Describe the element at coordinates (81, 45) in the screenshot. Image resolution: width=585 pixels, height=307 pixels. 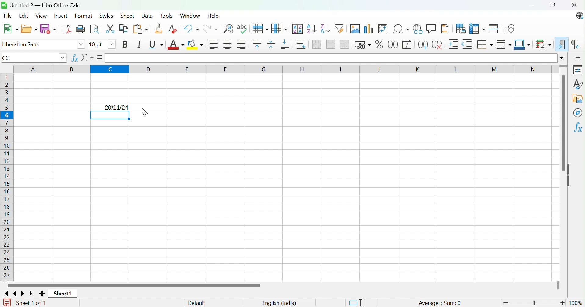
I see `Drop down` at that location.